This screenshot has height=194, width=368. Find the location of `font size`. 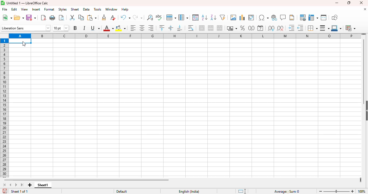

font size is located at coordinates (61, 28).